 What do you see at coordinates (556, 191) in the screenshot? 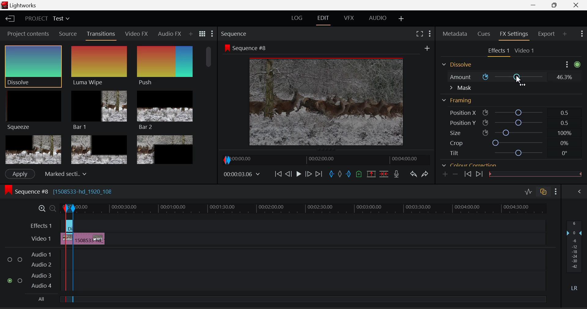
I see `Show Settings` at bounding box center [556, 191].